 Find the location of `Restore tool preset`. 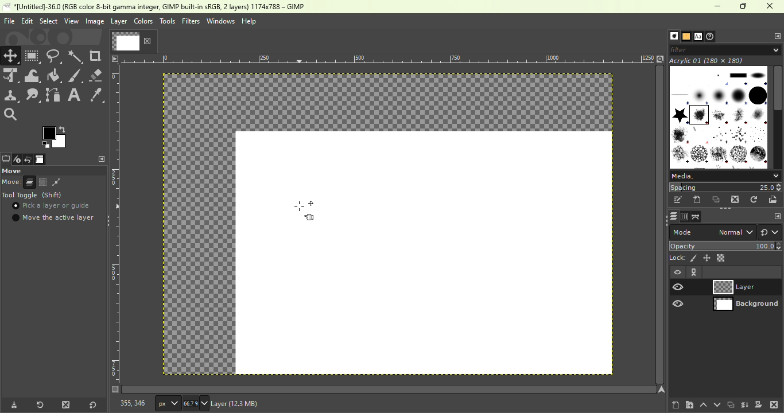

Restore tool preset is located at coordinates (38, 405).